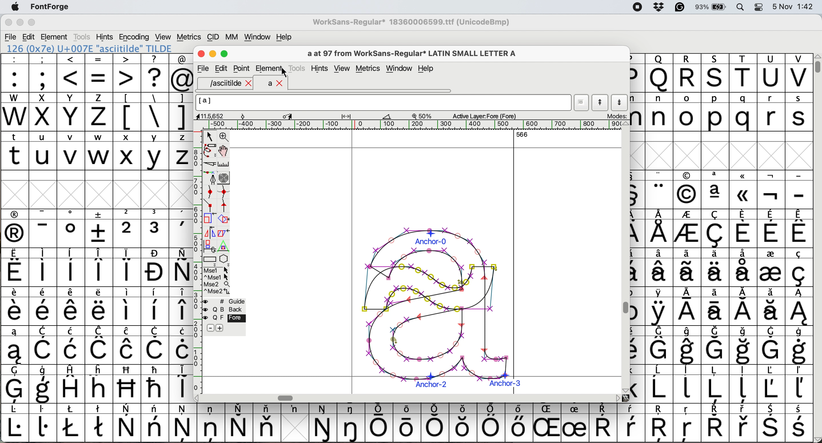 Image resolution: width=822 pixels, height=443 pixels. What do you see at coordinates (202, 69) in the screenshot?
I see `file` at bounding box center [202, 69].